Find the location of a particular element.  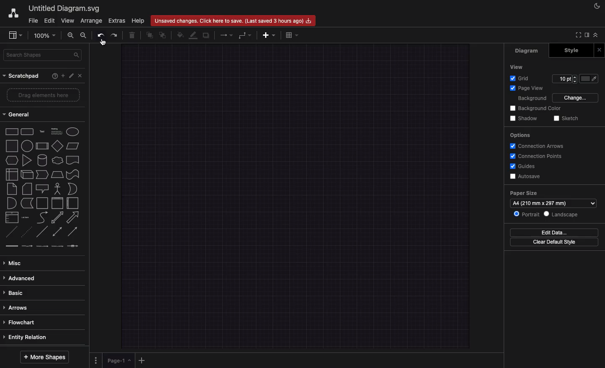

General is located at coordinates (19, 114).